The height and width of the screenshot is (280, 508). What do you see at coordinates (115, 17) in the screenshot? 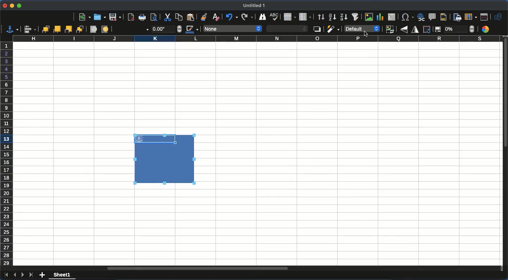
I see `save` at bounding box center [115, 17].